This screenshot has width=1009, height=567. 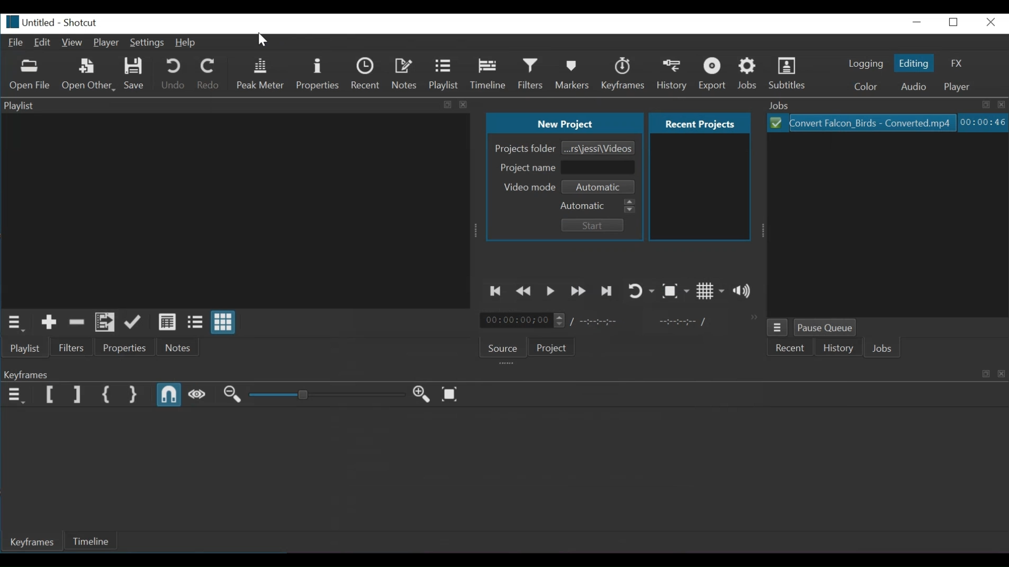 I want to click on Play quickly backward, so click(x=525, y=291).